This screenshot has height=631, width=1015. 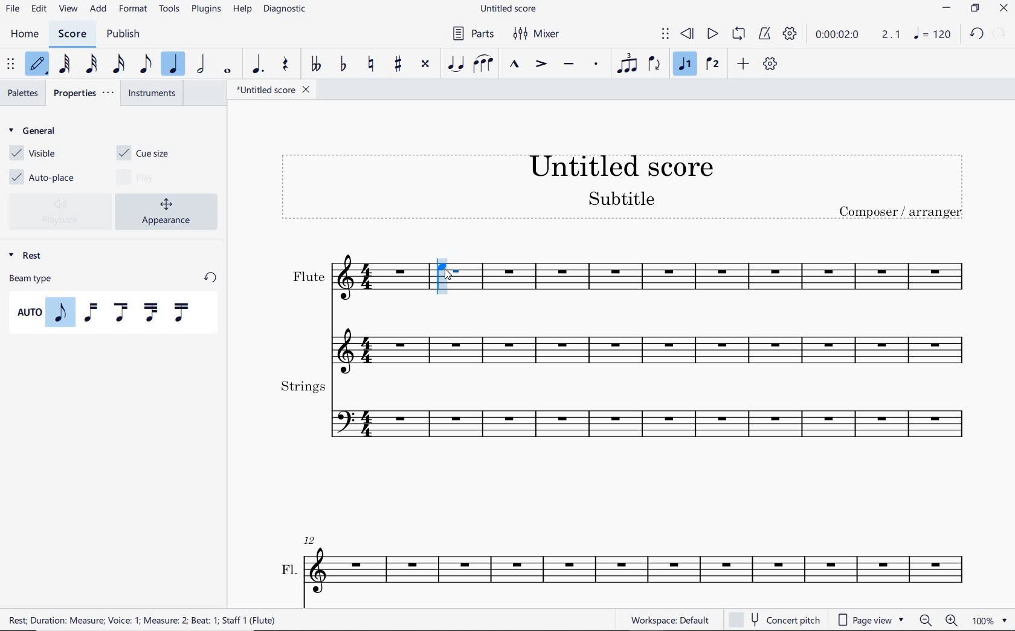 What do you see at coordinates (685, 64) in the screenshot?
I see `VOICE 1` at bounding box center [685, 64].